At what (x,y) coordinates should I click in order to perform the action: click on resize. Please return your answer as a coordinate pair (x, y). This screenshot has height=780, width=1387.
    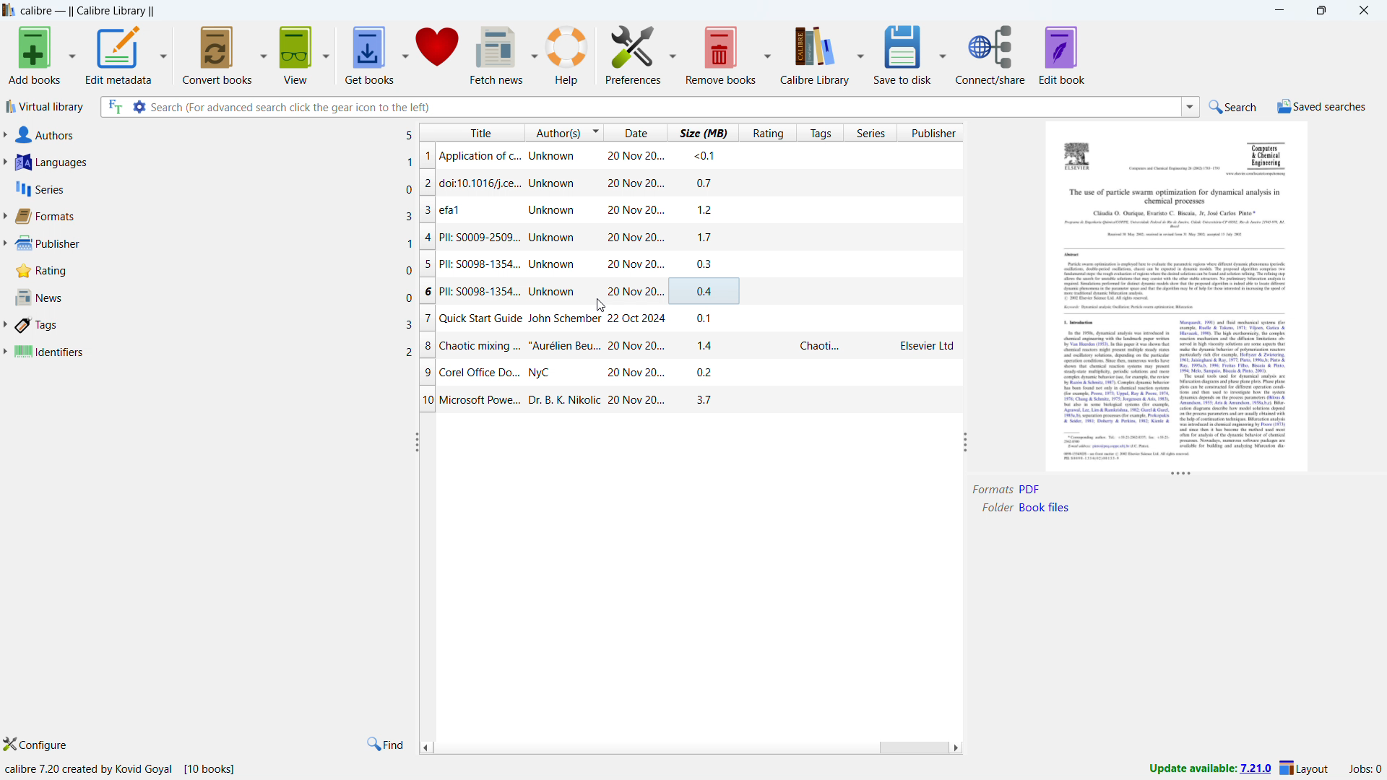
    Looking at the image, I should click on (967, 441).